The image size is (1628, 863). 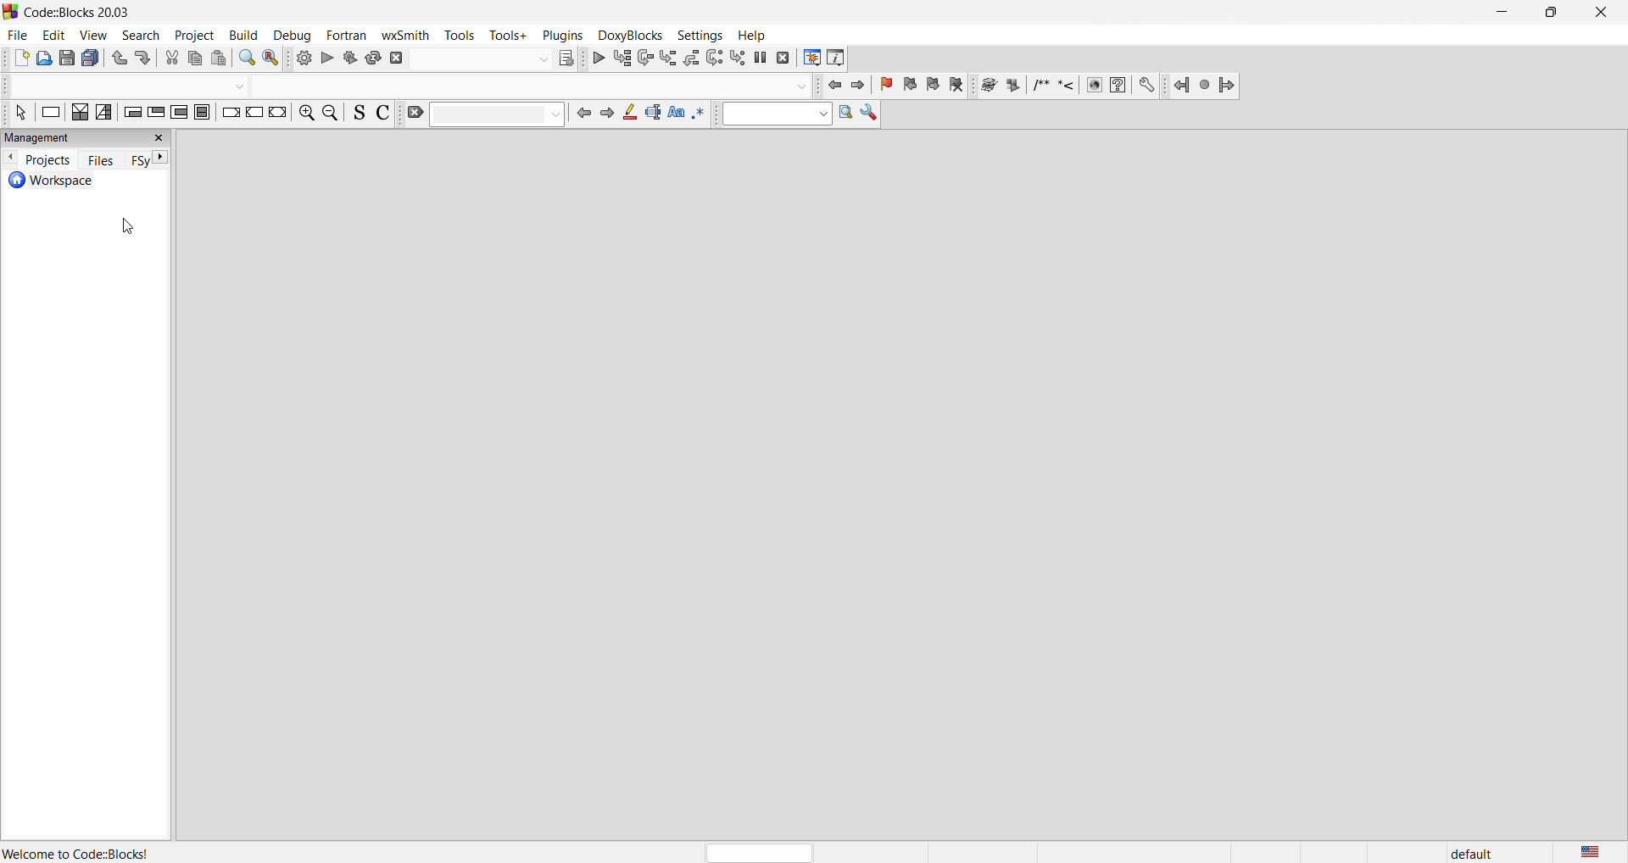 I want to click on clear bookmark, so click(x=959, y=86).